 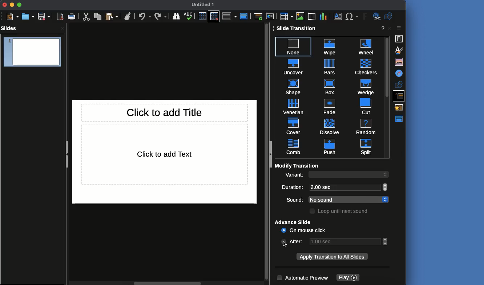 I want to click on none, so click(x=294, y=45).